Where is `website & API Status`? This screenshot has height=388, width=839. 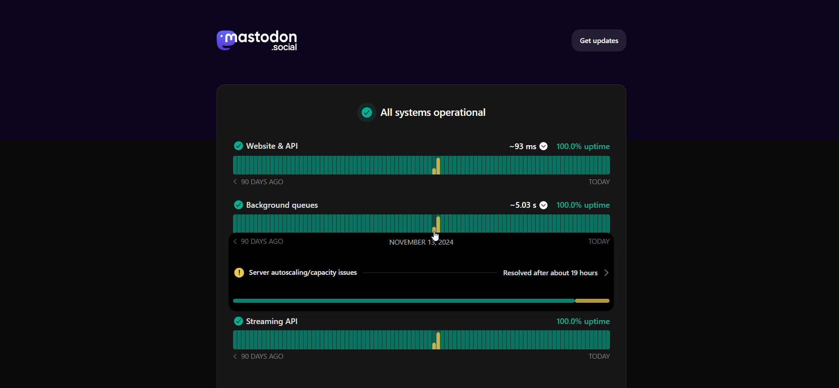 website & API Status is located at coordinates (420, 164).